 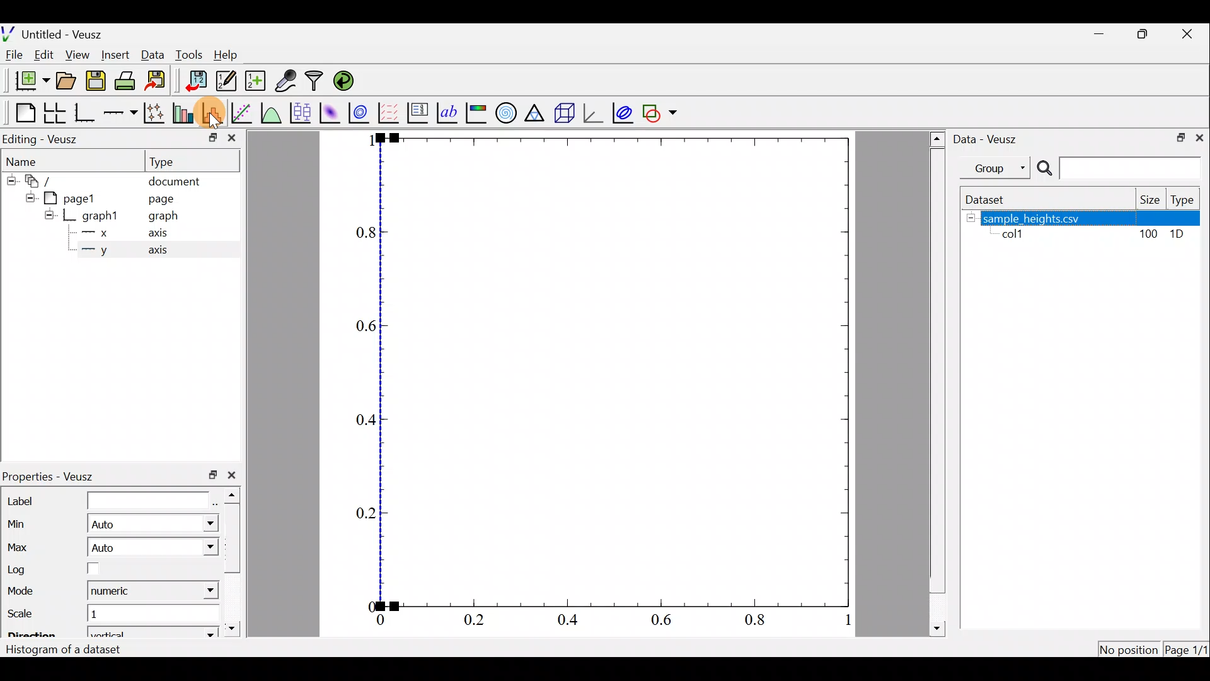 What do you see at coordinates (65, 83) in the screenshot?
I see `open a document` at bounding box center [65, 83].